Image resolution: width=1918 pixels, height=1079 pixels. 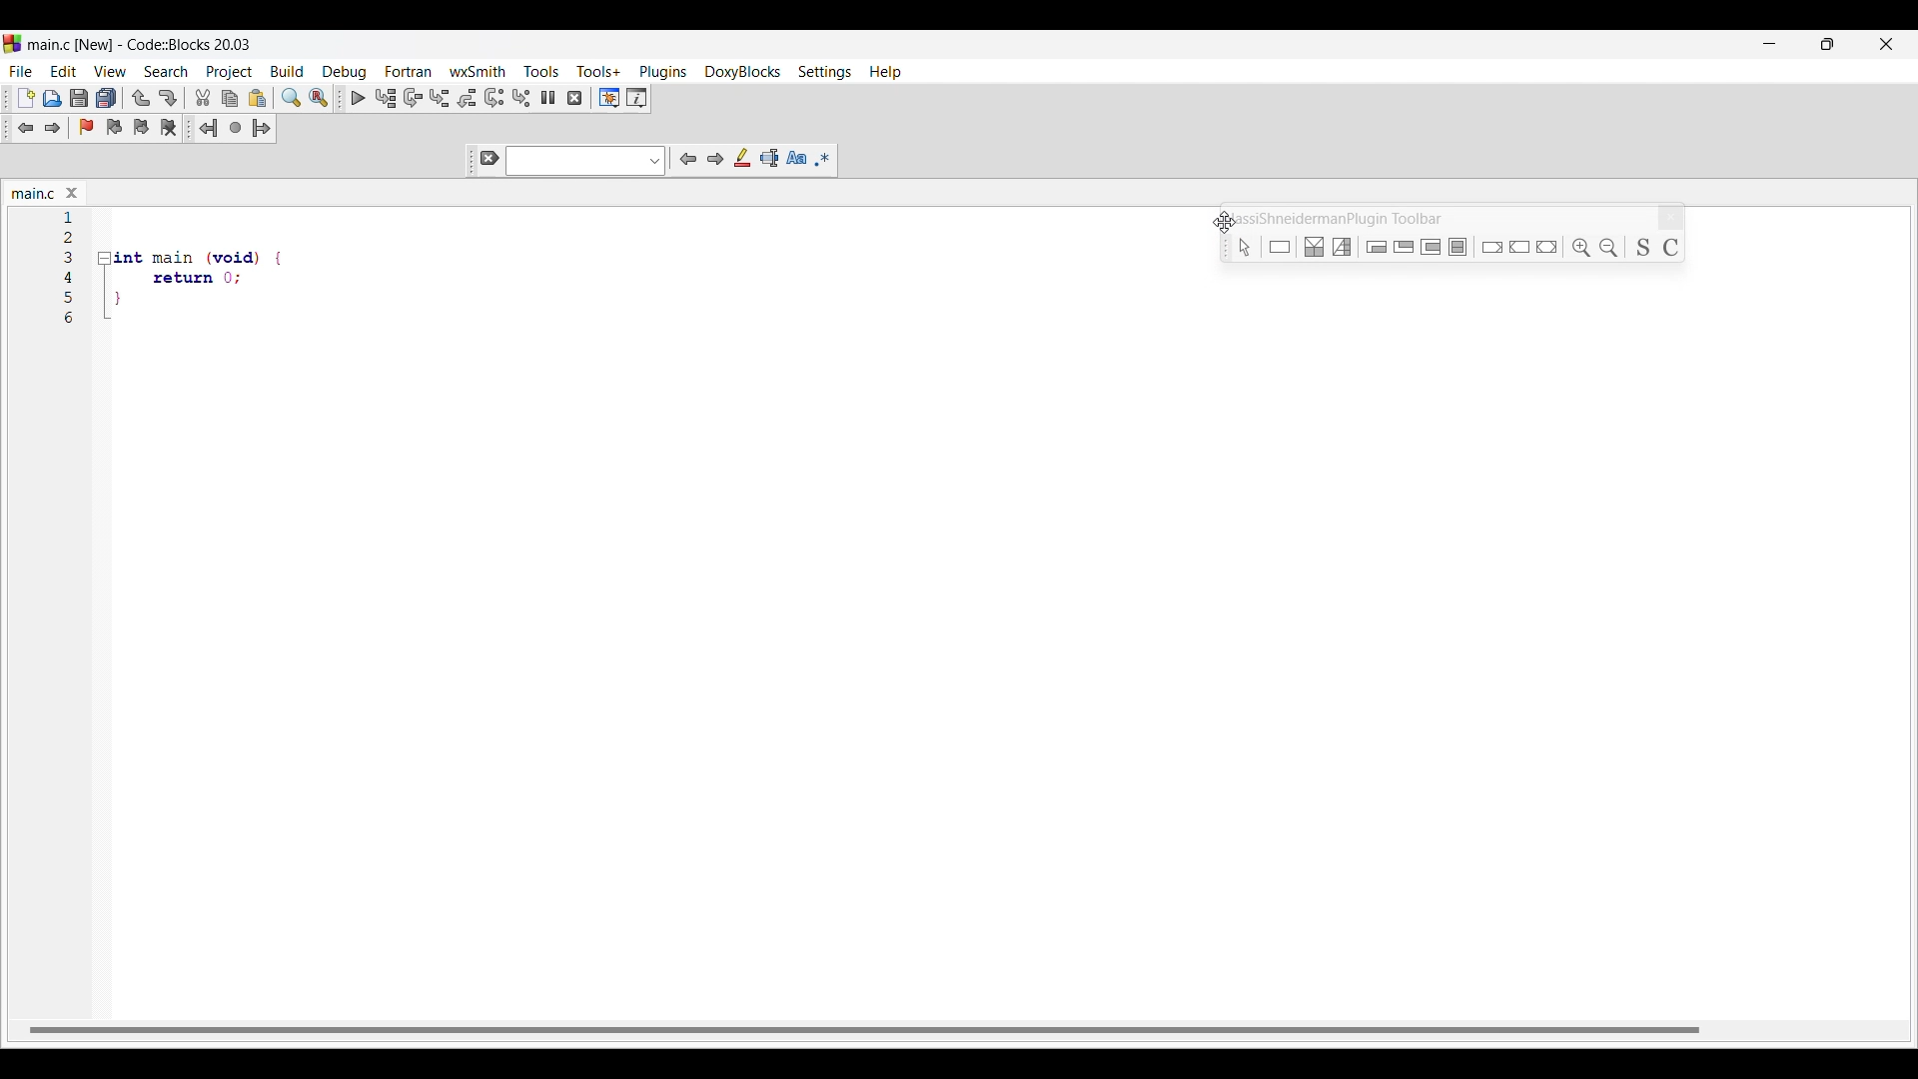 What do you see at coordinates (169, 127) in the screenshot?
I see `Clear bookmarks` at bounding box center [169, 127].